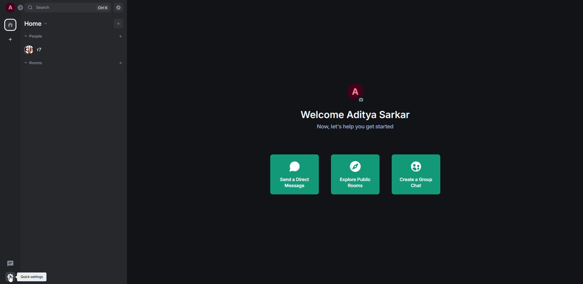  What do you see at coordinates (355, 114) in the screenshot?
I see `welcome` at bounding box center [355, 114].